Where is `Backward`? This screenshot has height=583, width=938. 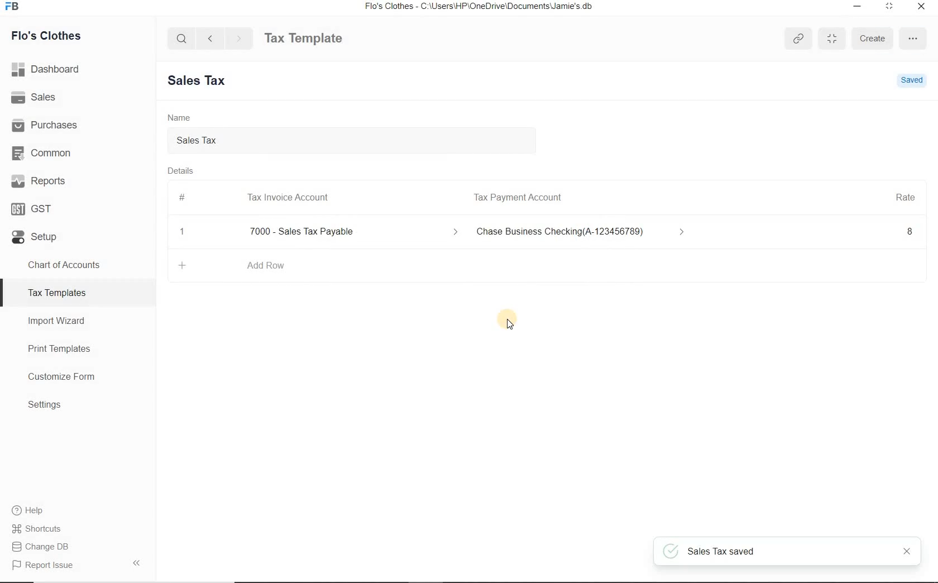 Backward is located at coordinates (210, 37).